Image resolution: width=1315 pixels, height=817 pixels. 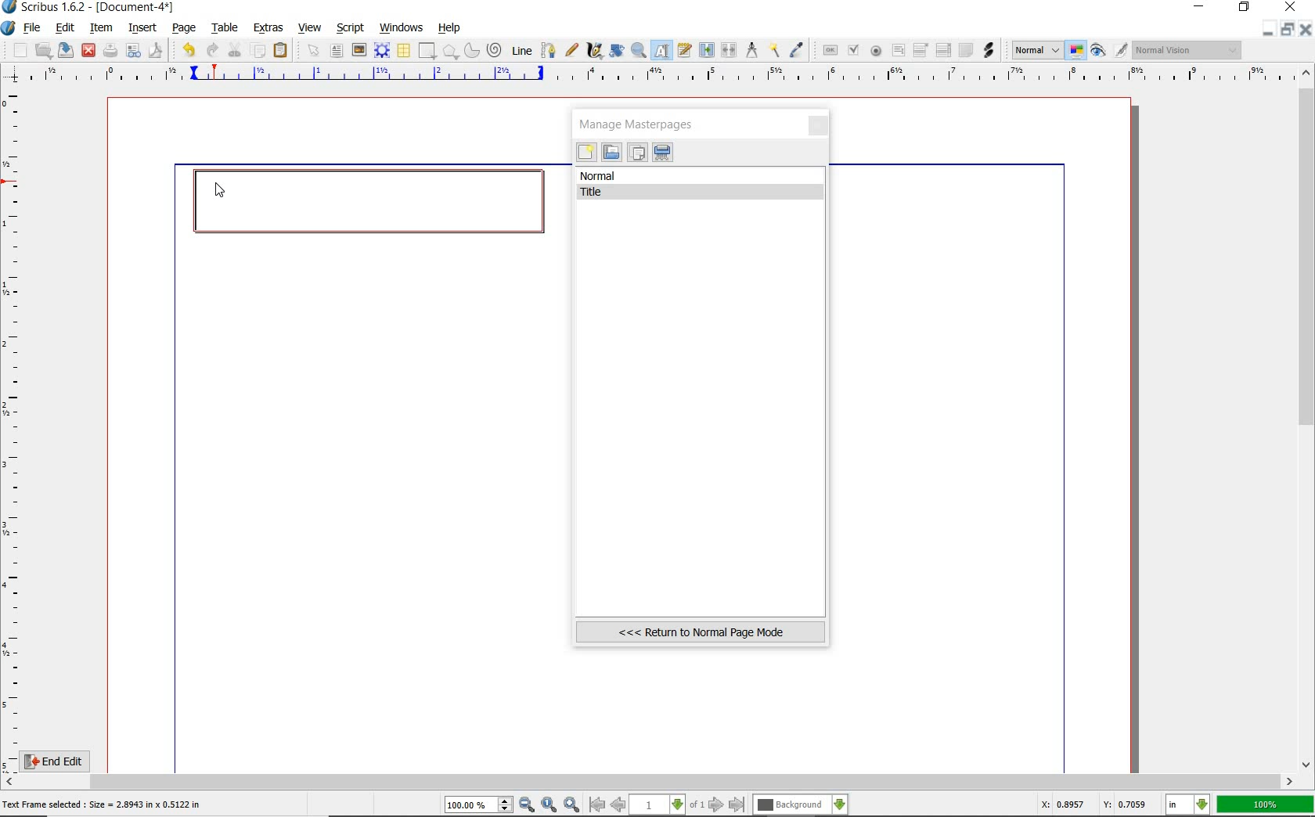 I want to click on ruler, so click(x=14, y=427).